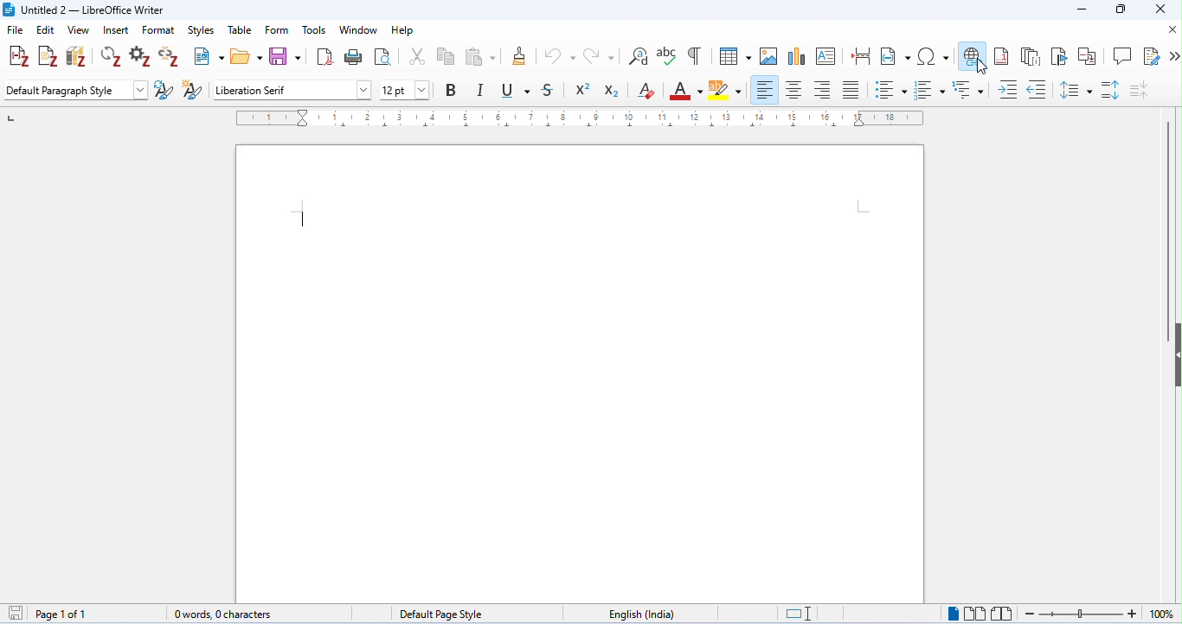 The width and height of the screenshot is (1182, 624). I want to click on insert bookmark, so click(1062, 56).